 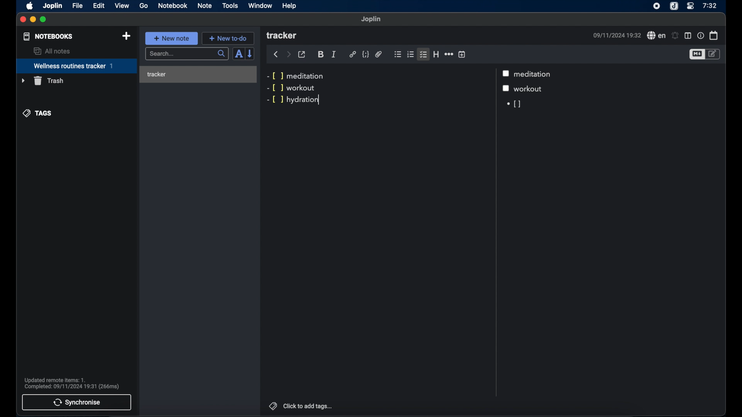 I want to click on workout, so click(x=531, y=89).